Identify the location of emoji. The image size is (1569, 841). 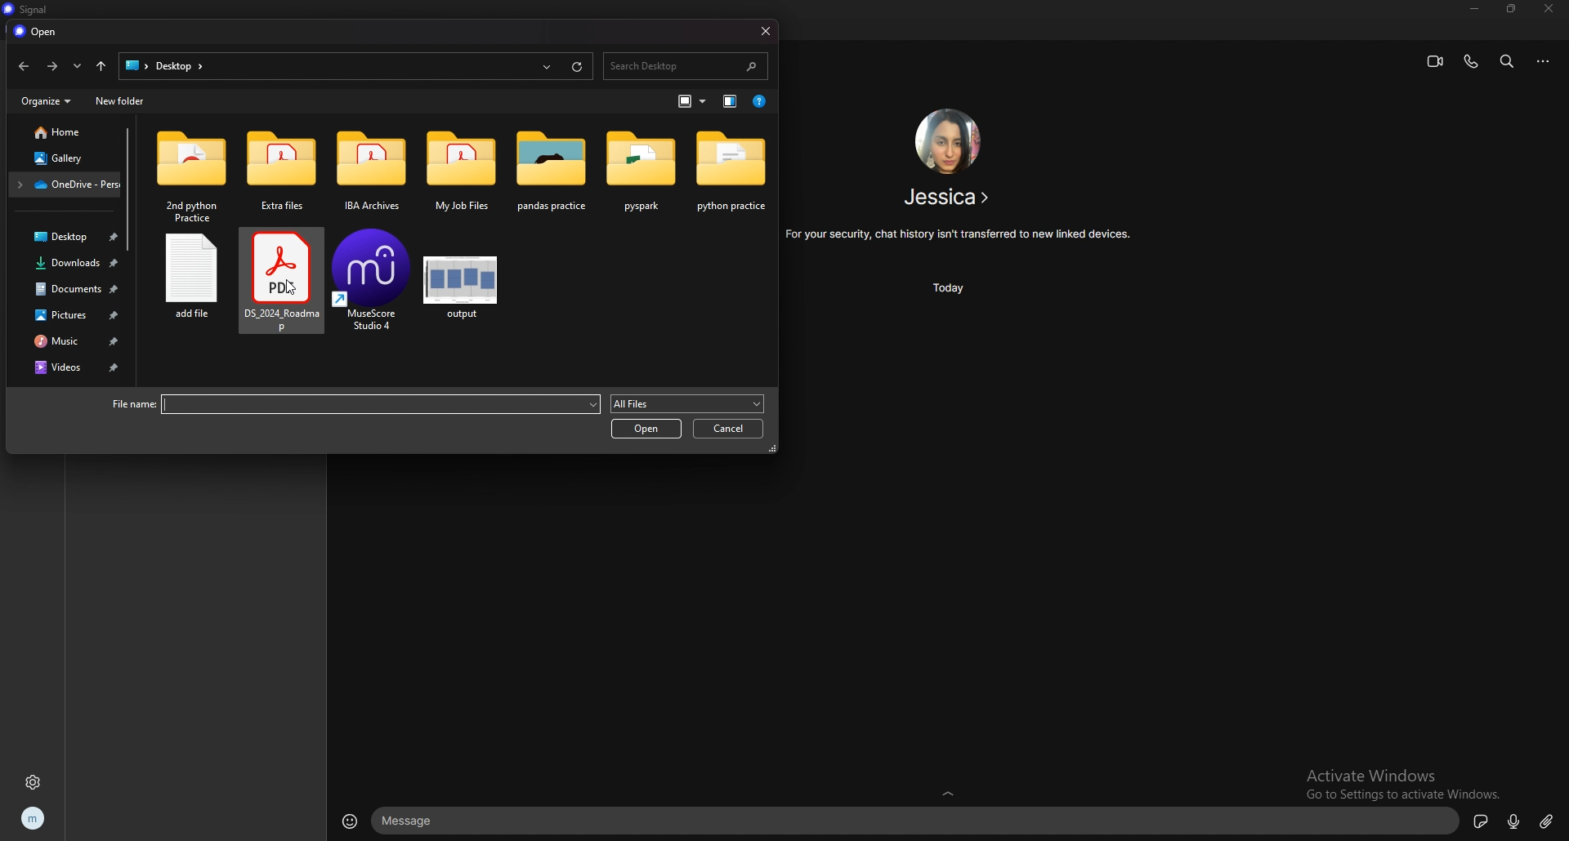
(351, 820).